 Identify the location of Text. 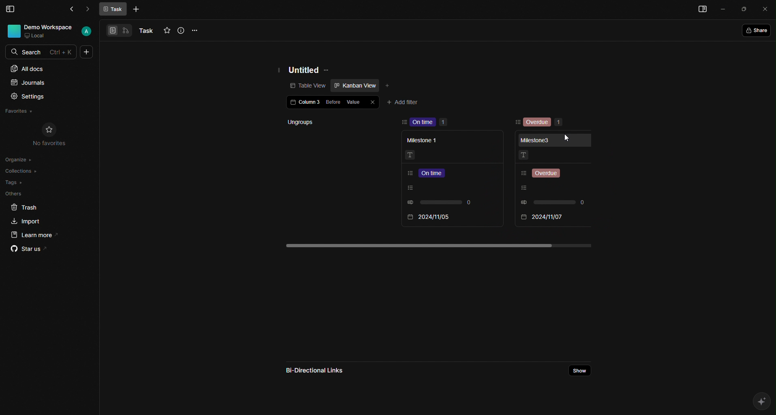
(410, 155).